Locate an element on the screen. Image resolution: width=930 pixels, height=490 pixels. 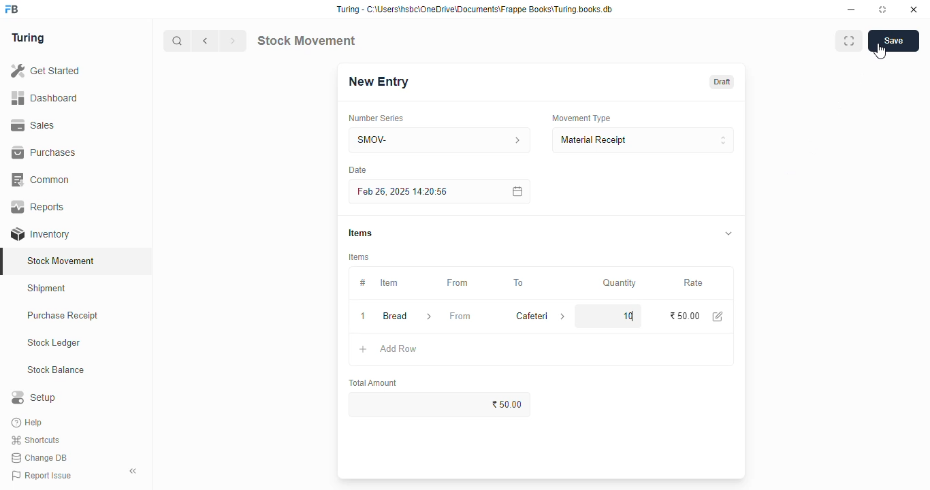
Turing - C:\Users\nsbc\OneDrive\Documents\Frappe Books\Turing books.db is located at coordinates (475, 10).